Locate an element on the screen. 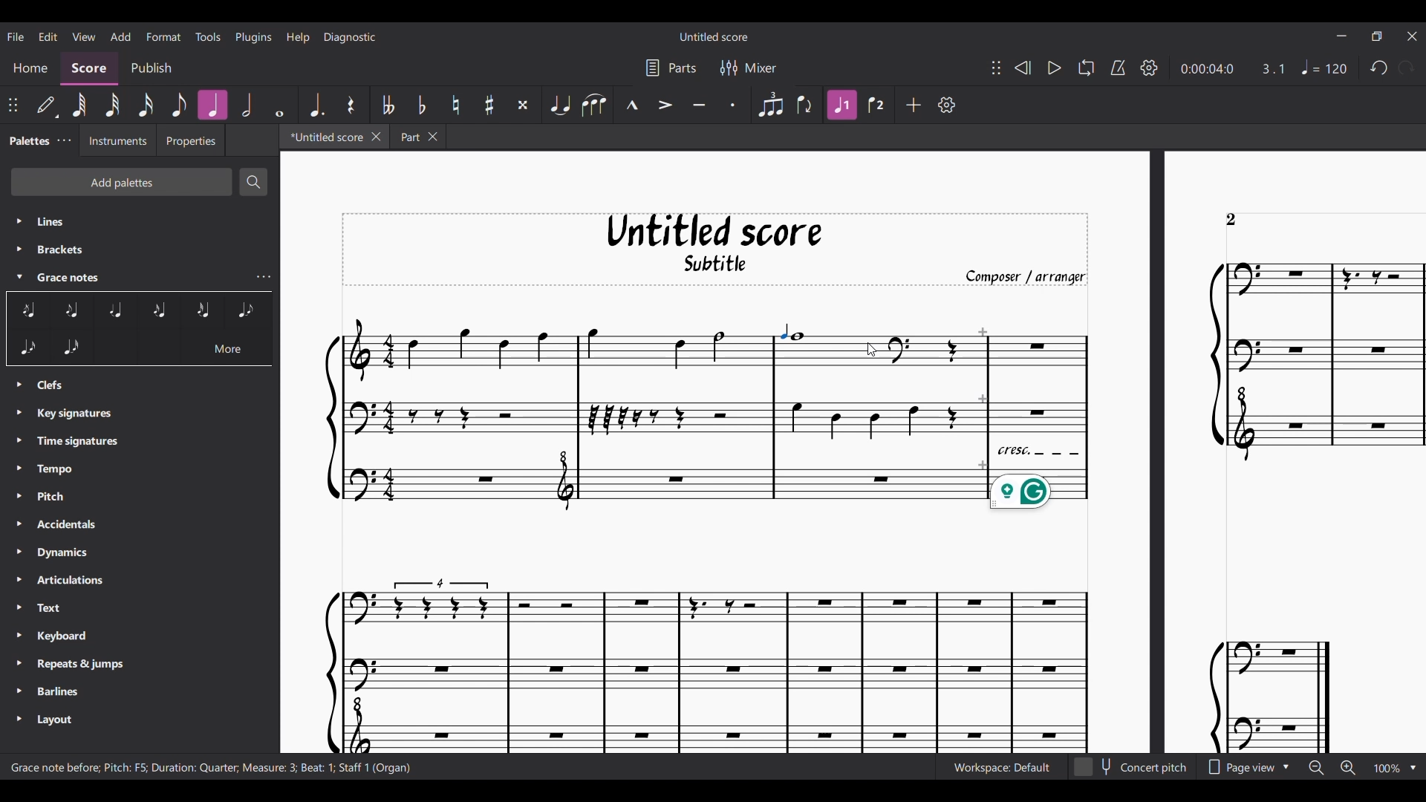 Image resolution: width=1426 pixels, height=802 pixels. Playback settings is located at coordinates (1149, 68).